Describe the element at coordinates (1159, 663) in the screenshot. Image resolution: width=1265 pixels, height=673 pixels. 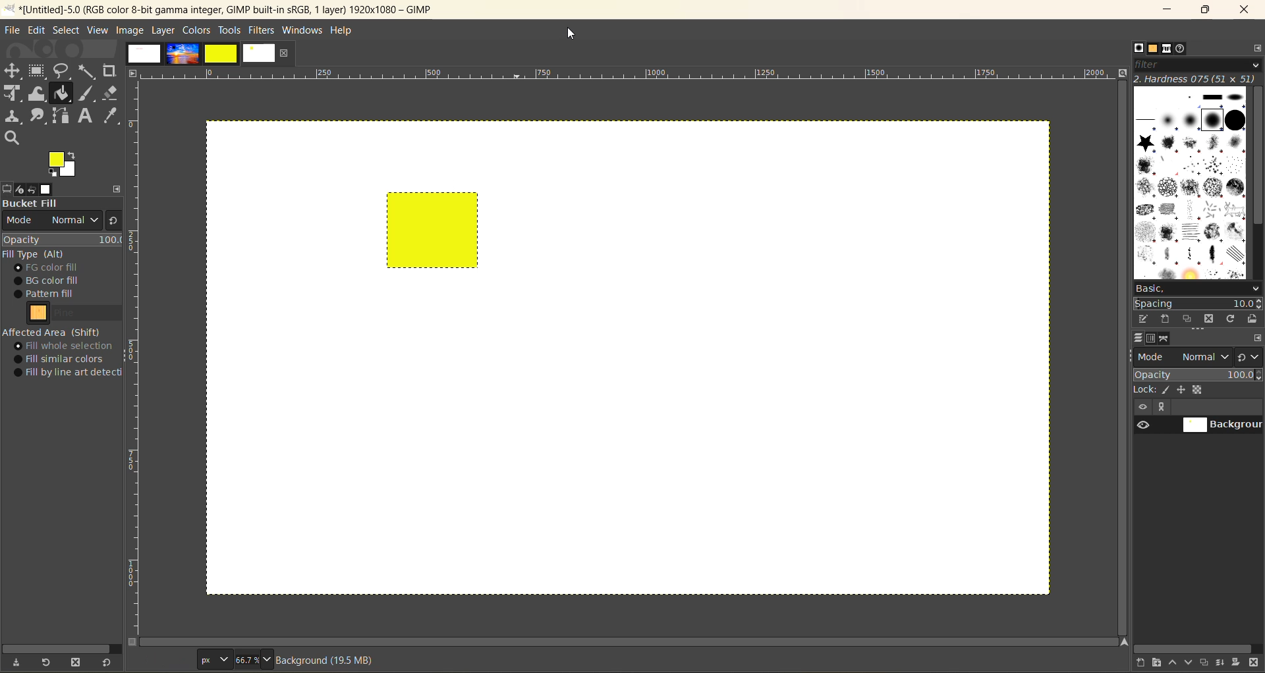
I see `create a new layer group` at that location.